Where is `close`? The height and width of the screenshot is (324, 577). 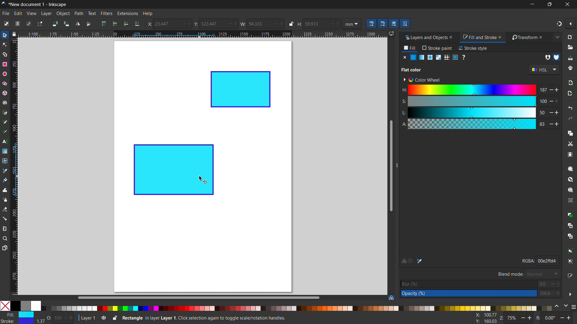 close is located at coordinates (453, 37).